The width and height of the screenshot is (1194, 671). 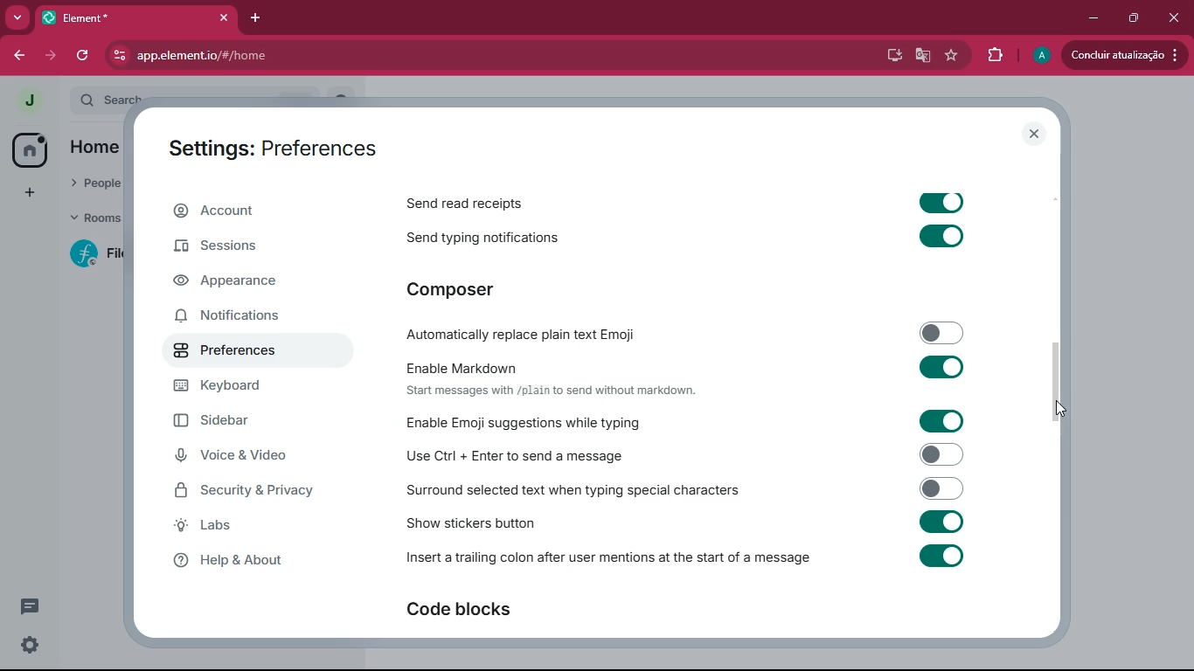 I want to click on back, so click(x=20, y=55).